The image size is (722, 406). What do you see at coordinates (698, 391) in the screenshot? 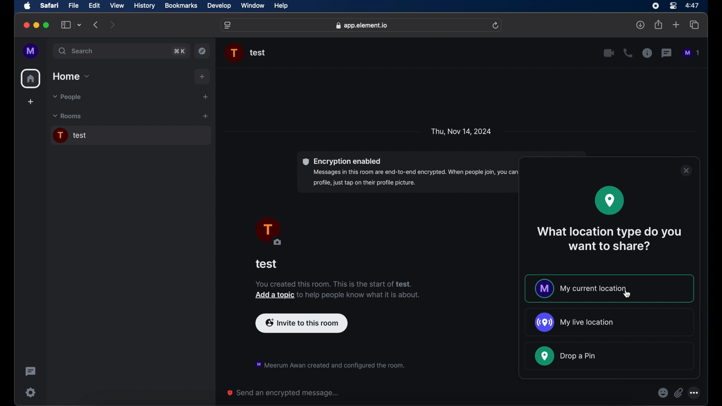
I see `Options` at bounding box center [698, 391].